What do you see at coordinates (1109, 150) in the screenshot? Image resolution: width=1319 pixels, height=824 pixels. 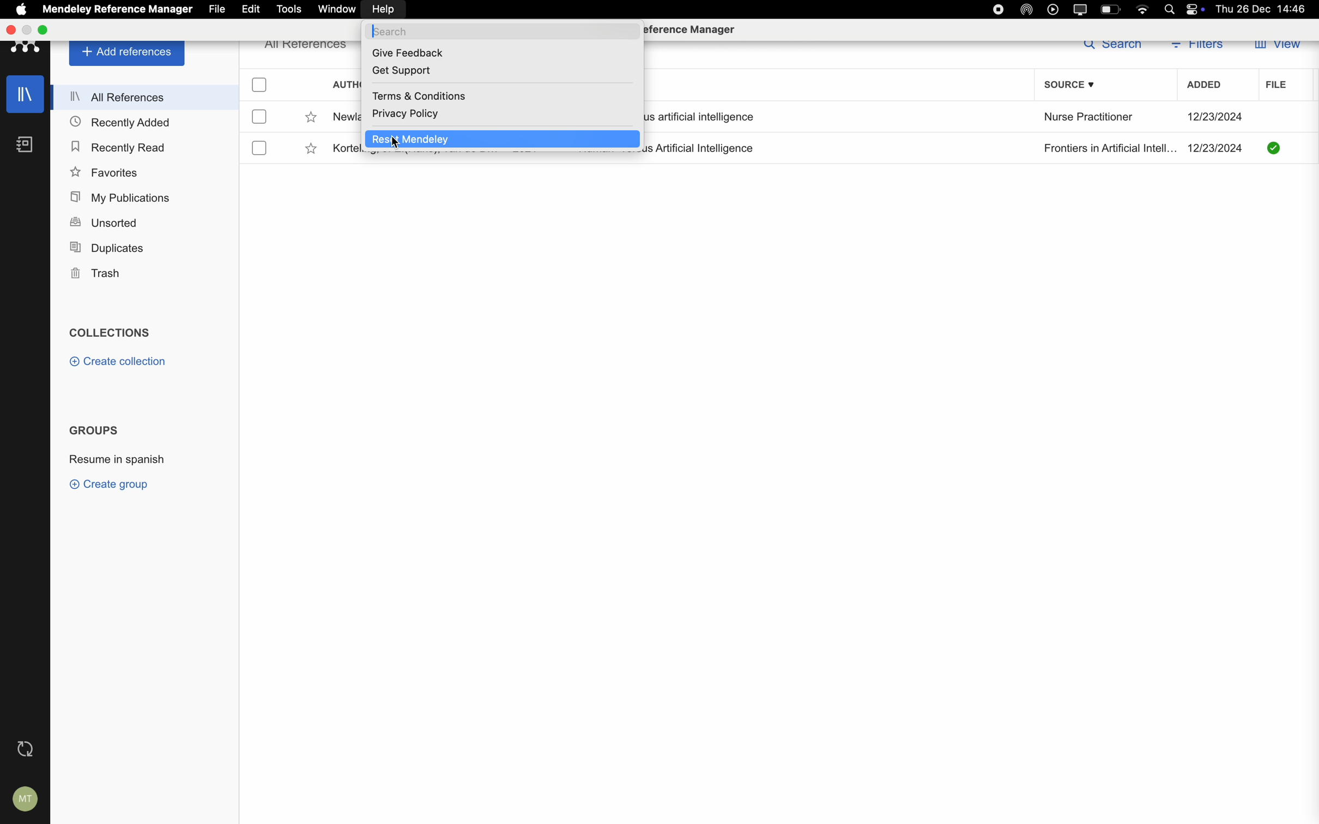 I see `Frontiers in Artificial Intell...` at bounding box center [1109, 150].